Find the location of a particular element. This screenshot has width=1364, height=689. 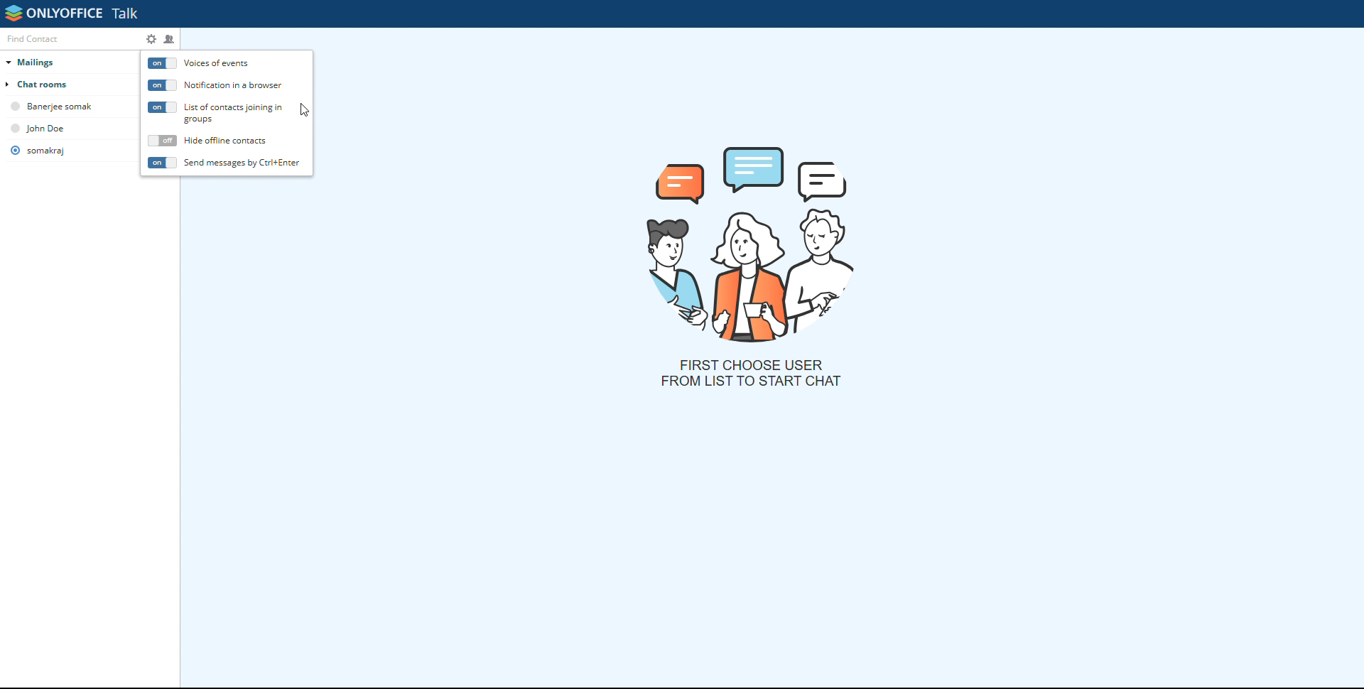

mailings is located at coordinates (67, 63).